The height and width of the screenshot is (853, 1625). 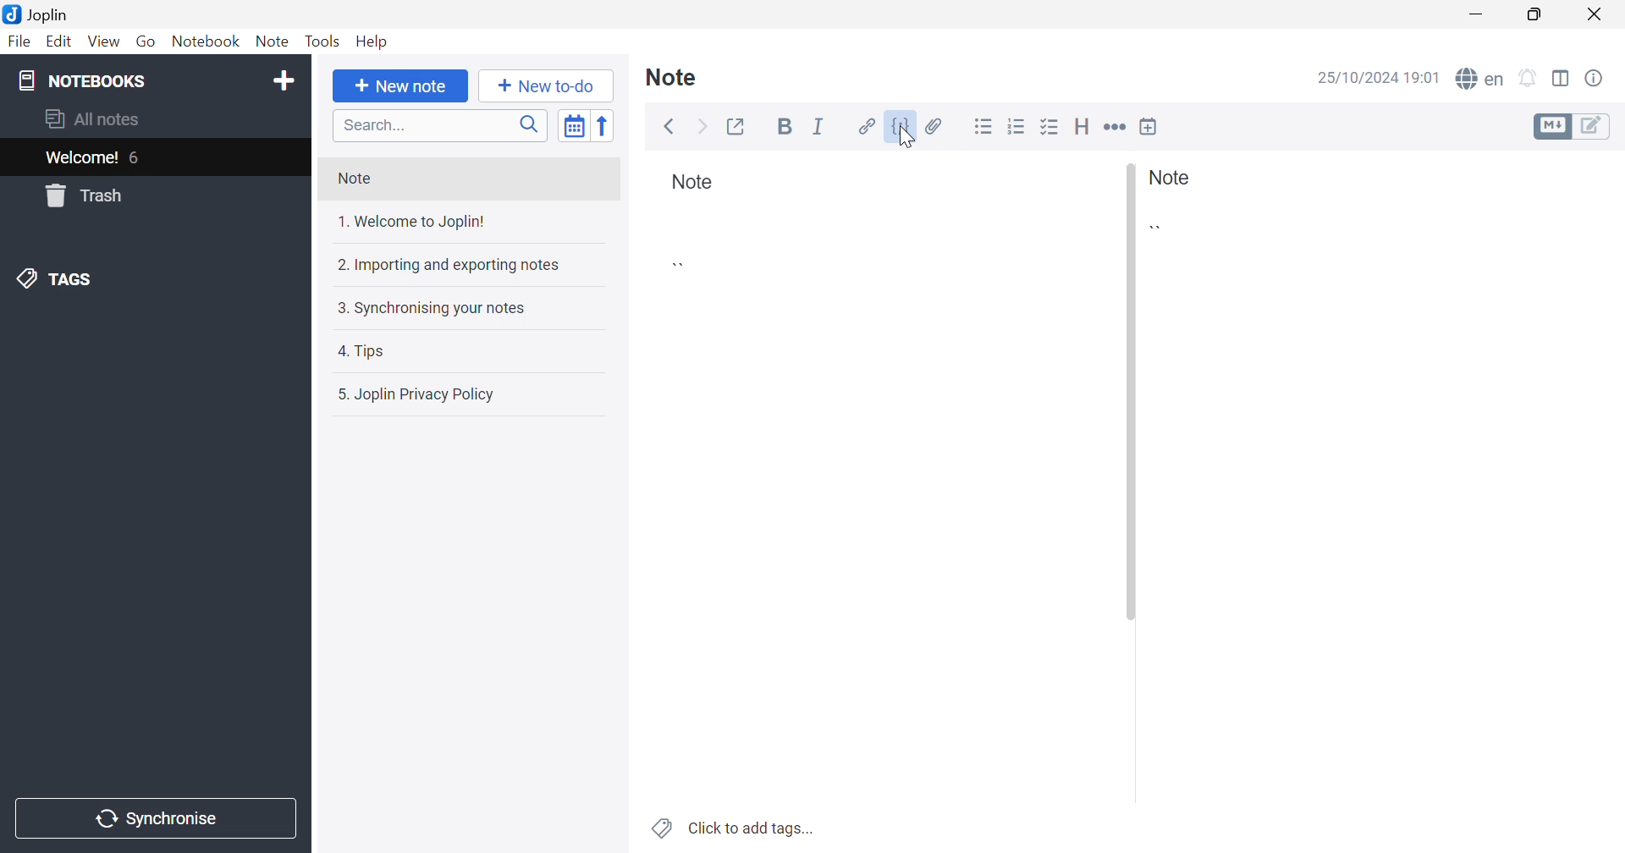 What do you see at coordinates (450, 266) in the screenshot?
I see `2. Importing and exporting notes` at bounding box center [450, 266].